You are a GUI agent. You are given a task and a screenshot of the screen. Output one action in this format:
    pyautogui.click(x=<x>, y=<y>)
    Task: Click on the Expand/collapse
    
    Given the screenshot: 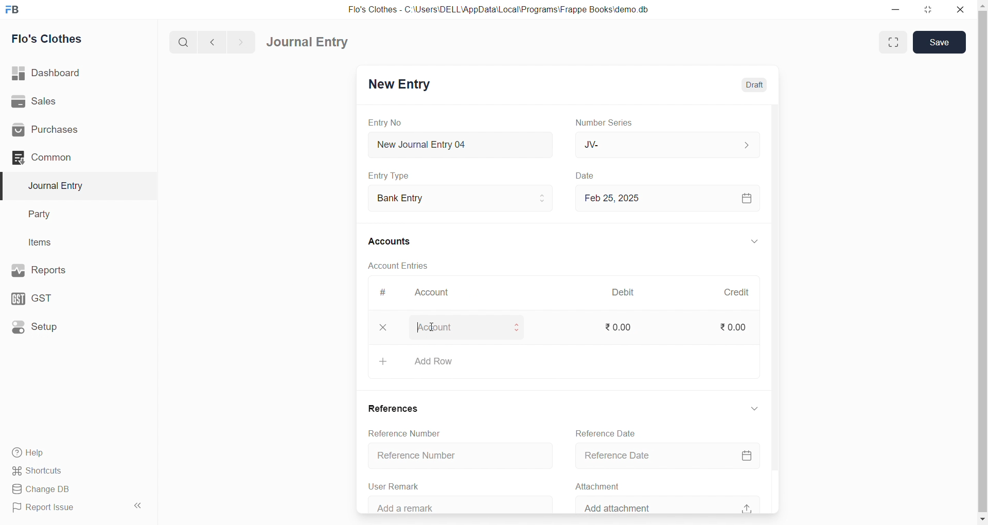 What is the action you would take?
    pyautogui.click(x=754, y=408)
    